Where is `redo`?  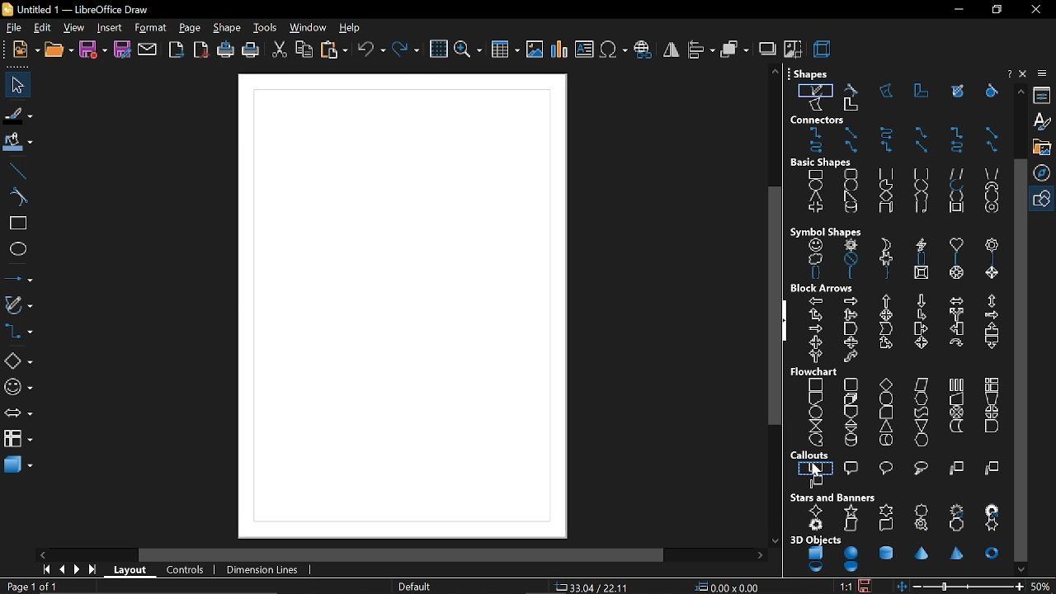
redo is located at coordinates (407, 50).